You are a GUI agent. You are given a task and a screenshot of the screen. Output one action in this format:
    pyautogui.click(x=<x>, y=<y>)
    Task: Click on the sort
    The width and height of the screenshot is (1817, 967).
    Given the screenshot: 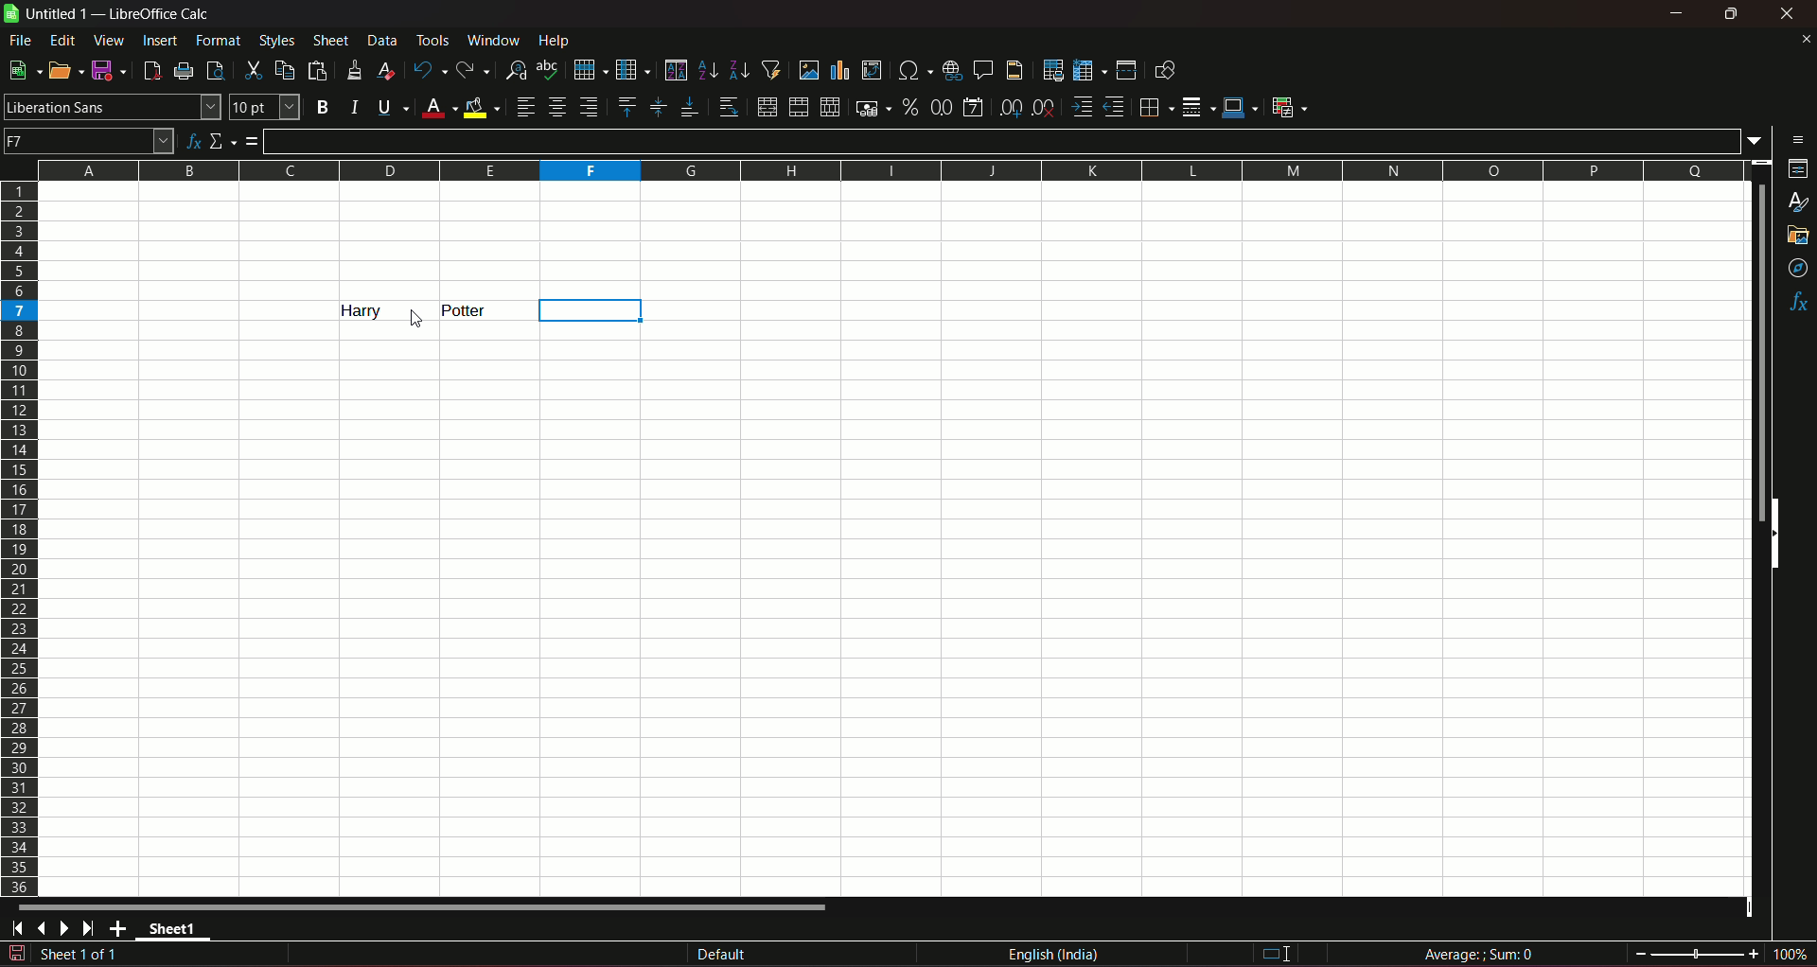 What is the action you would take?
    pyautogui.click(x=675, y=70)
    